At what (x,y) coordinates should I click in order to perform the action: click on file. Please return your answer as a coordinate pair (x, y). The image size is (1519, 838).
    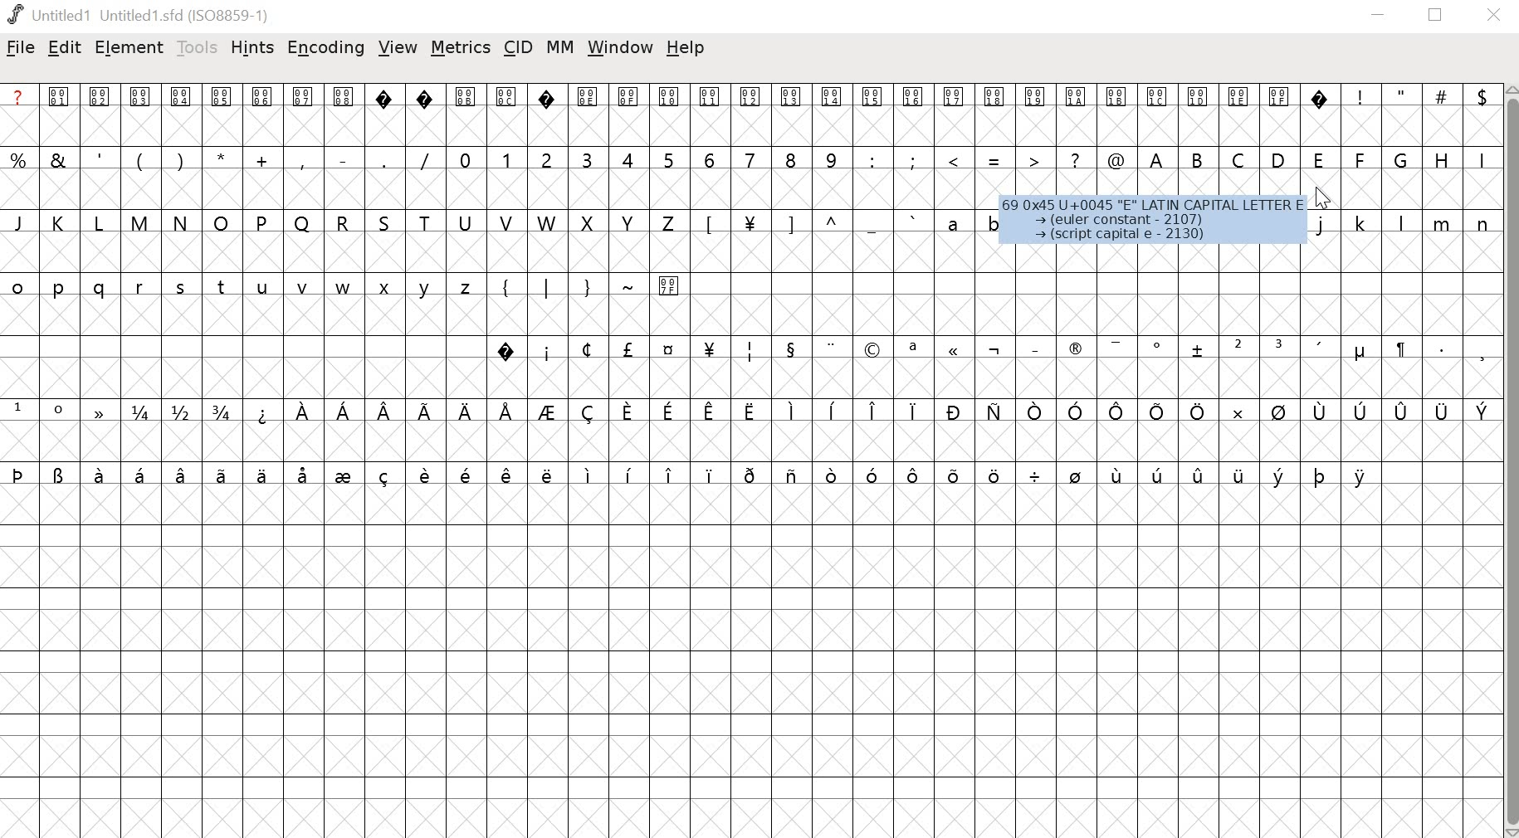
    Looking at the image, I should click on (21, 49).